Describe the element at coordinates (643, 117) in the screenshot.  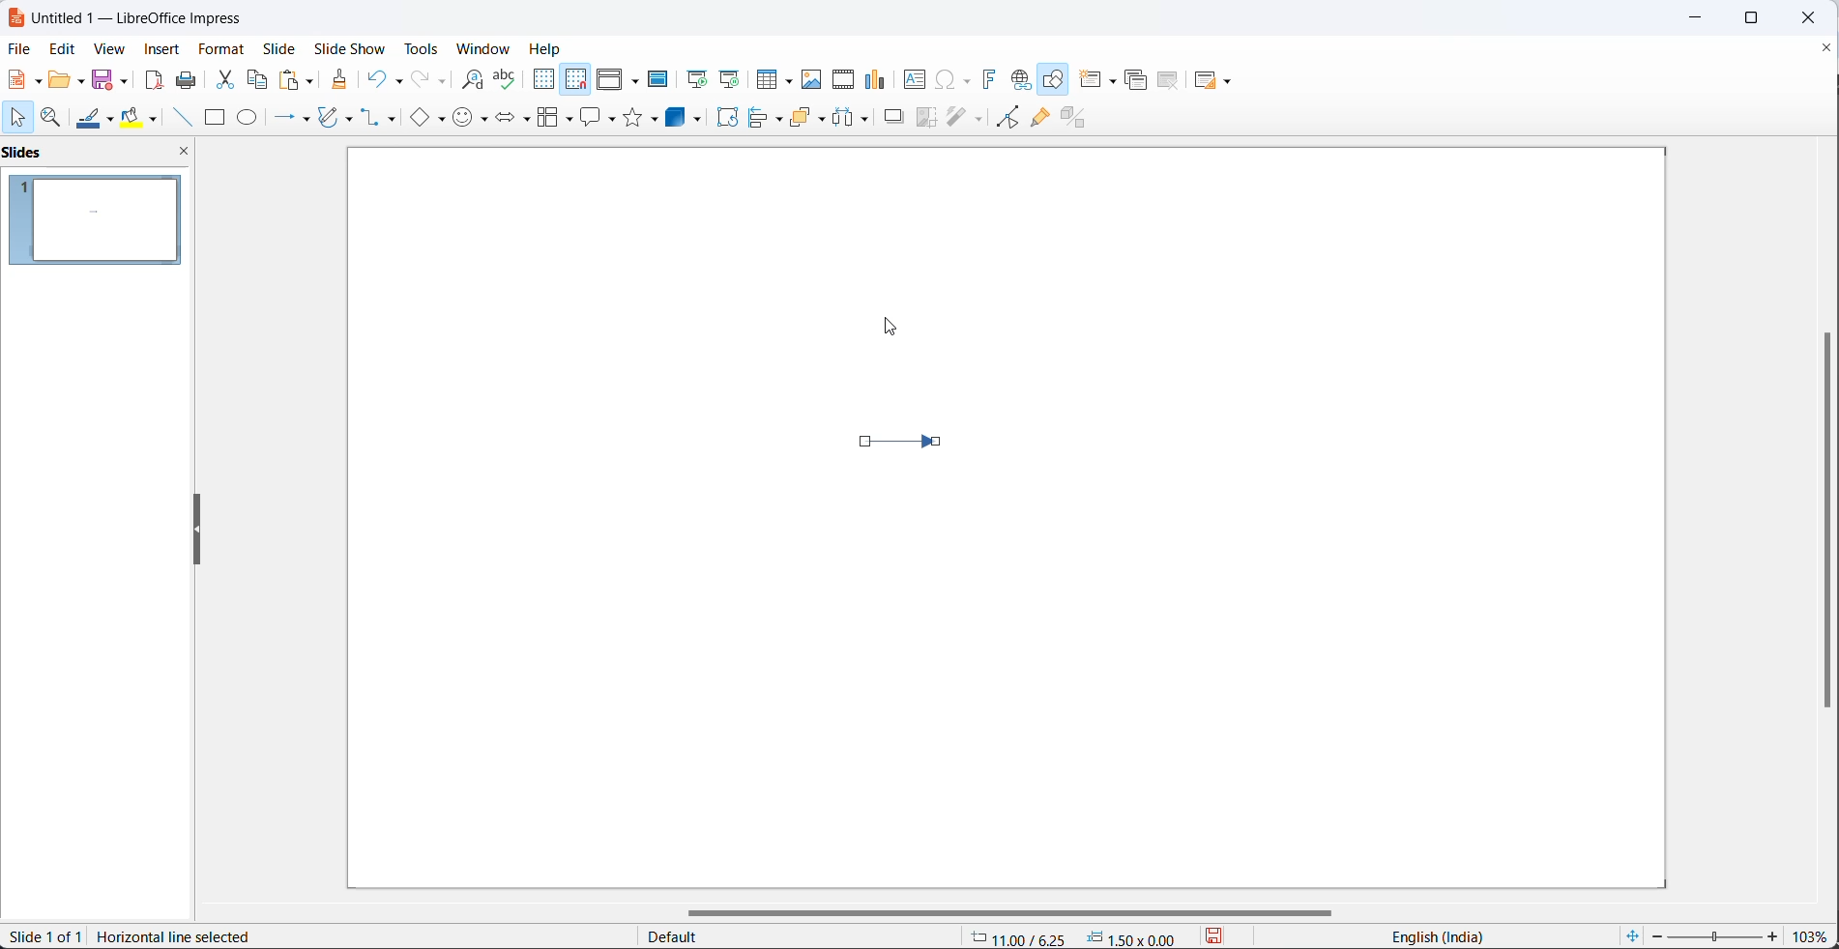
I see `star shapes` at that location.